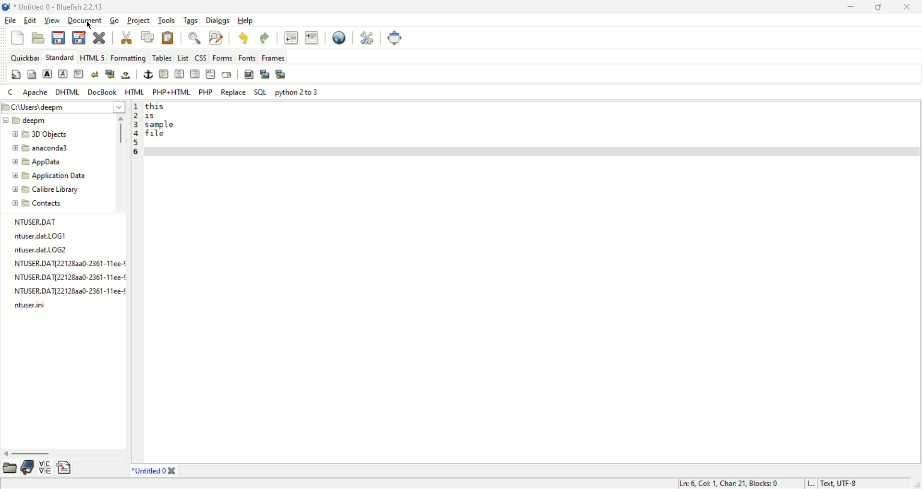 Image resolution: width=922 pixels, height=489 pixels. What do you see at coordinates (39, 39) in the screenshot?
I see `open` at bounding box center [39, 39].